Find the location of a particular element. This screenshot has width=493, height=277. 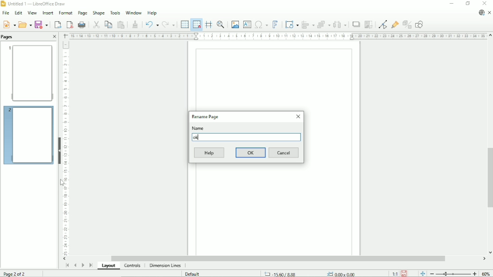

OK is located at coordinates (251, 152).